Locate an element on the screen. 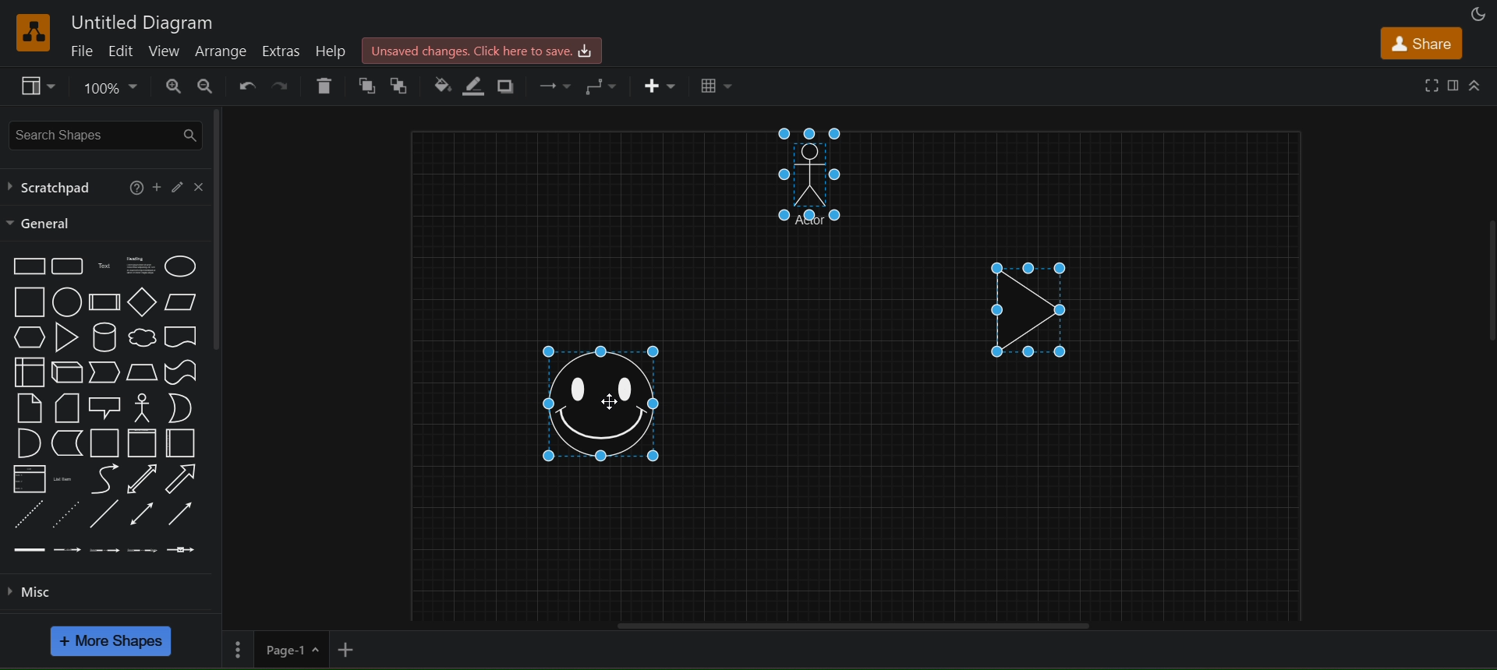 This screenshot has height=670, width=1497. zoom is located at coordinates (106, 86).